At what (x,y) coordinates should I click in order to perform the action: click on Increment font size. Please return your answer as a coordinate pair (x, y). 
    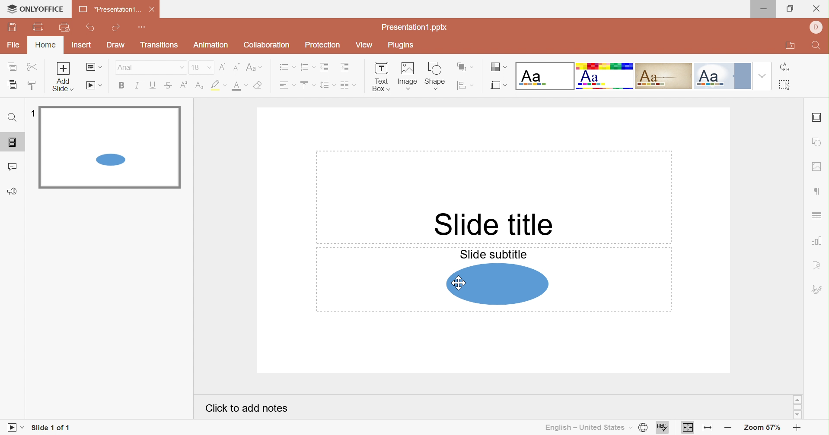
    Looking at the image, I should click on (222, 66).